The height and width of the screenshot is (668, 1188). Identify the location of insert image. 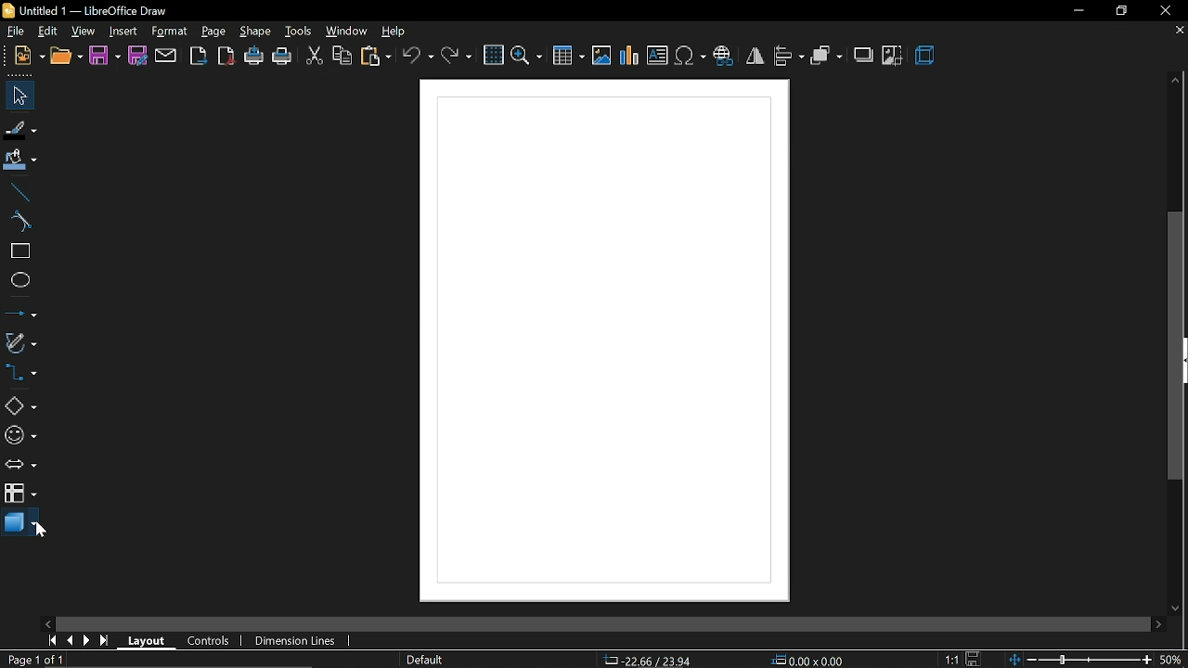
(601, 55).